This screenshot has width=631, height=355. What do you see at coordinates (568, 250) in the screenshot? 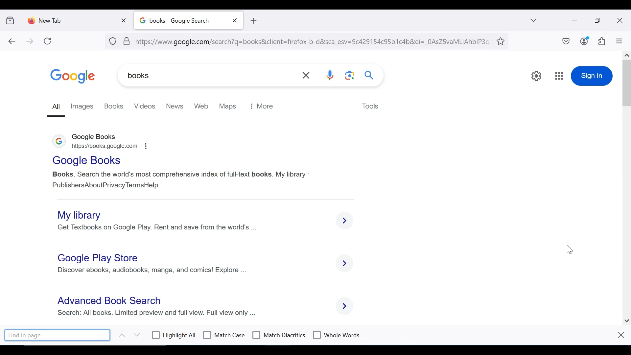
I see `mouse pointer` at bounding box center [568, 250].